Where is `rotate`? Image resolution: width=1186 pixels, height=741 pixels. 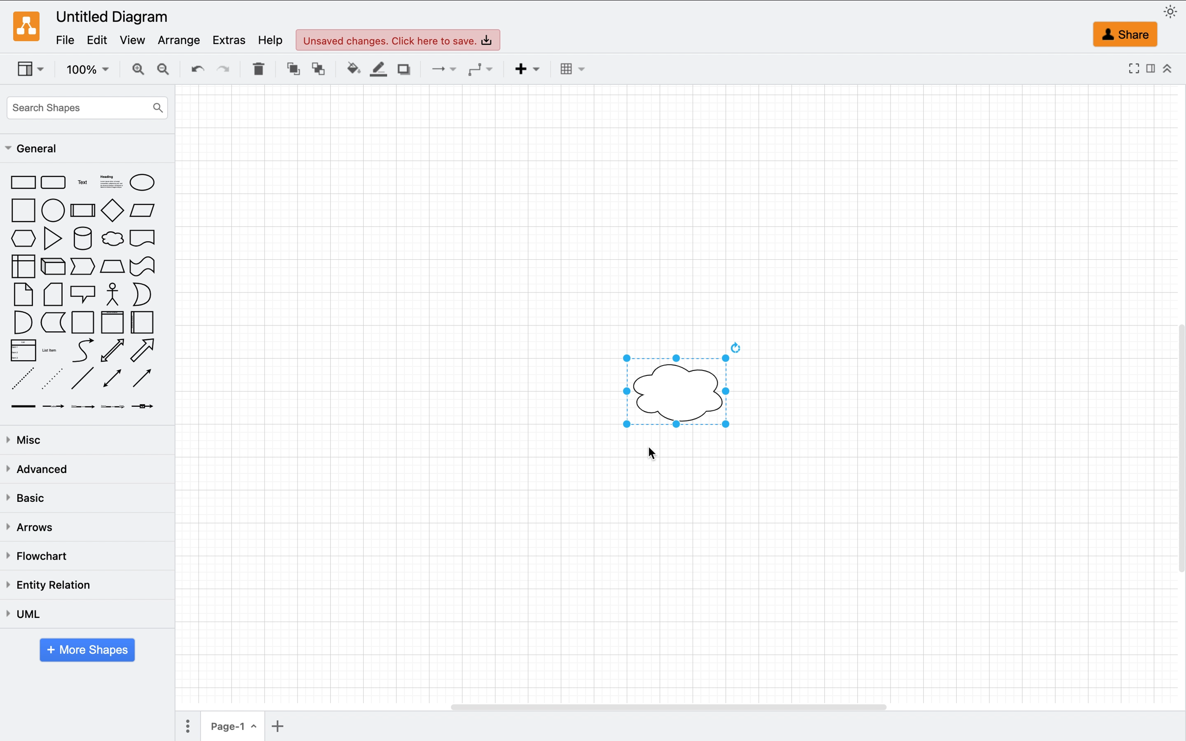 rotate is located at coordinates (733, 347).